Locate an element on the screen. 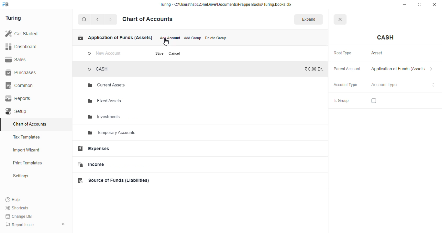 This screenshot has width=442, height=233. minimize is located at coordinates (404, 5).